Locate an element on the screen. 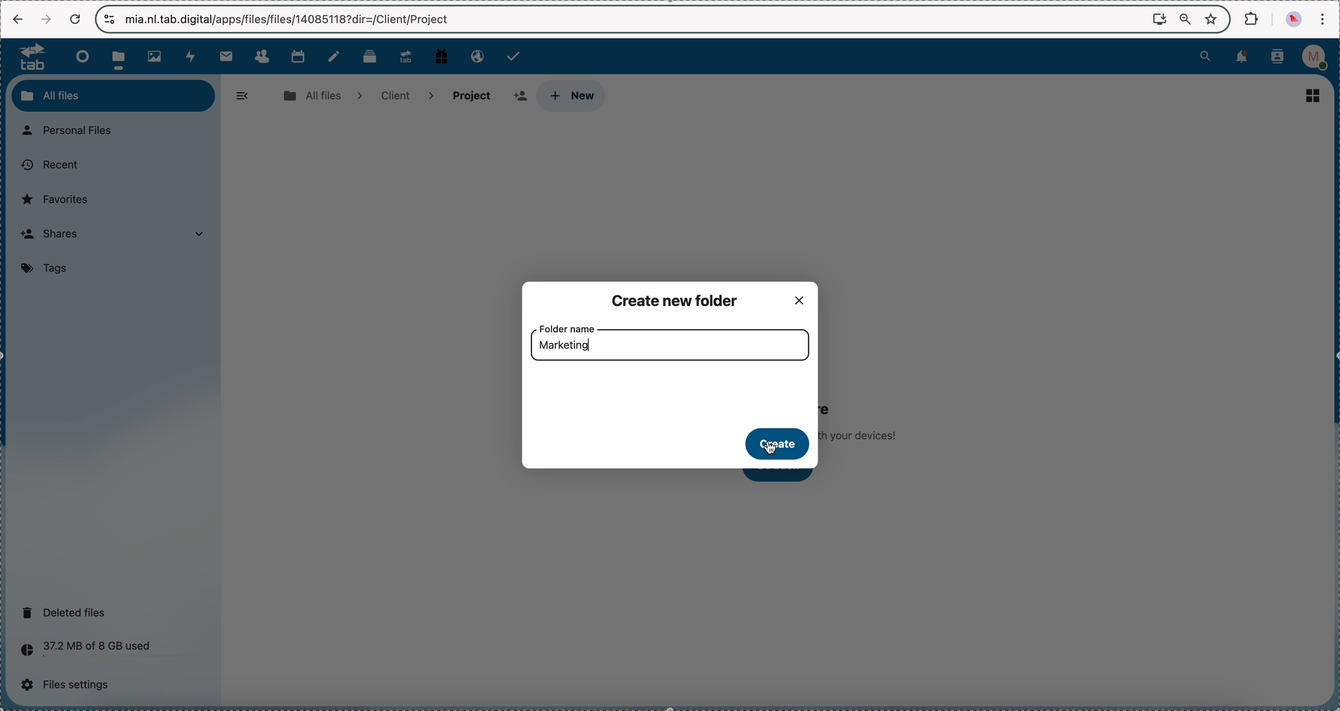  notes is located at coordinates (336, 57).